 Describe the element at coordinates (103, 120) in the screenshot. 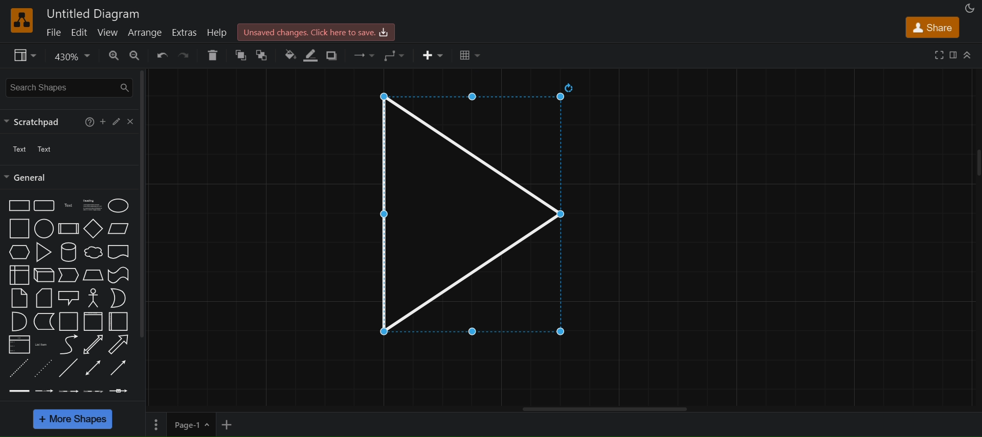

I see `add` at that location.